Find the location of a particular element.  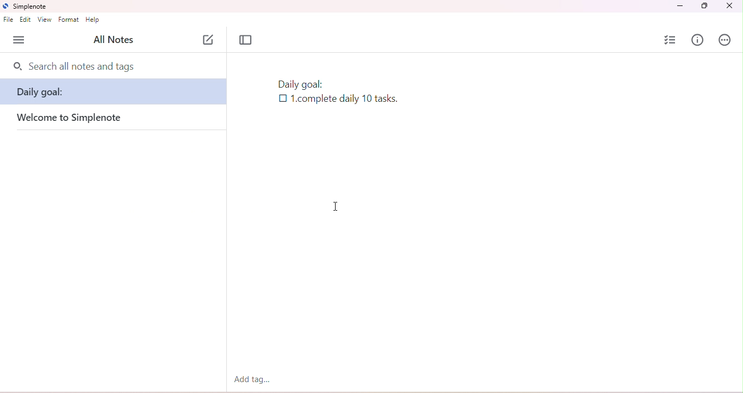

actions is located at coordinates (726, 40).